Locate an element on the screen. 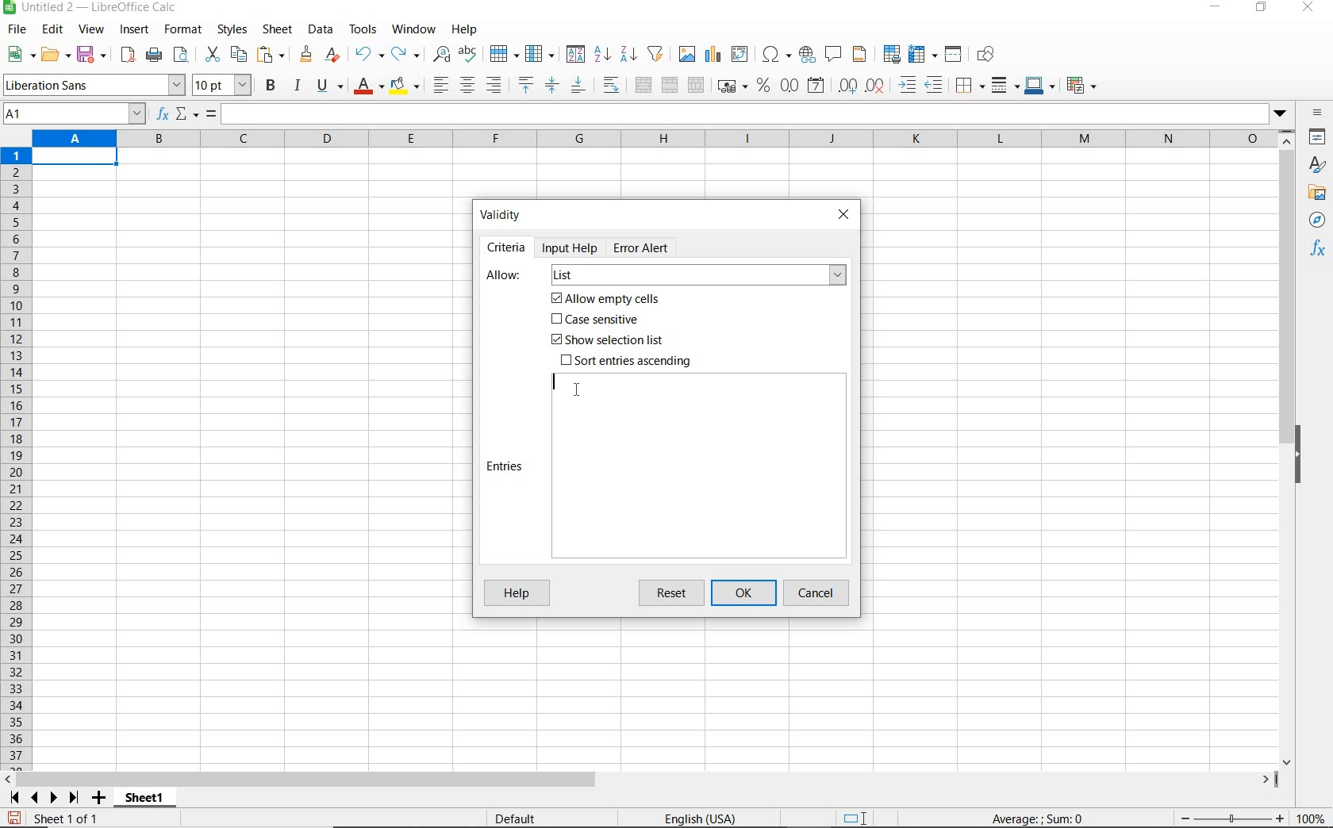 This screenshot has width=1333, height=828. Entries is located at coordinates (506, 466).